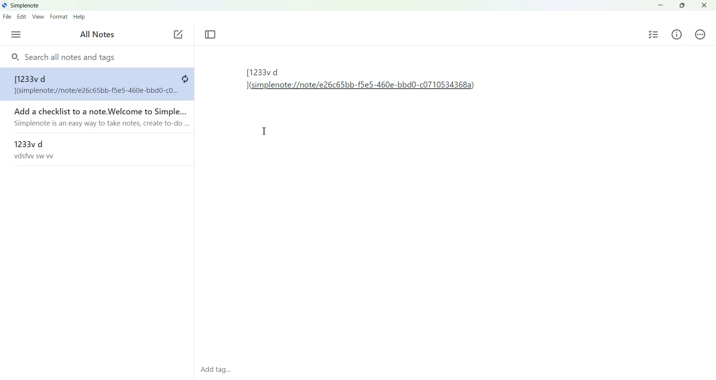  Describe the element at coordinates (7, 16) in the screenshot. I see `File` at that location.